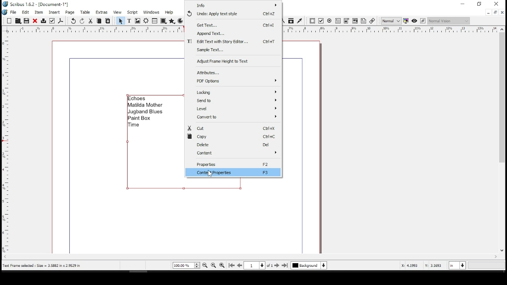 This screenshot has height=285, width=507. Describe the element at coordinates (364, 21) in the screenshot. I see `text annotation` at that location.